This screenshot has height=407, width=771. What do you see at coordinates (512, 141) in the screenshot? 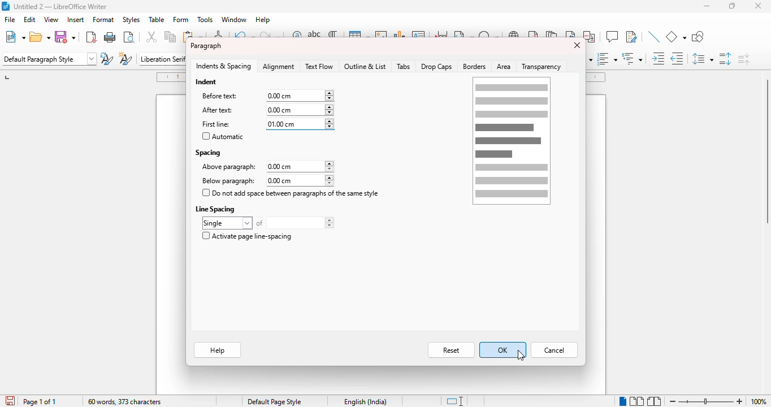
I see `preview box` at bounding box center [512, 141].